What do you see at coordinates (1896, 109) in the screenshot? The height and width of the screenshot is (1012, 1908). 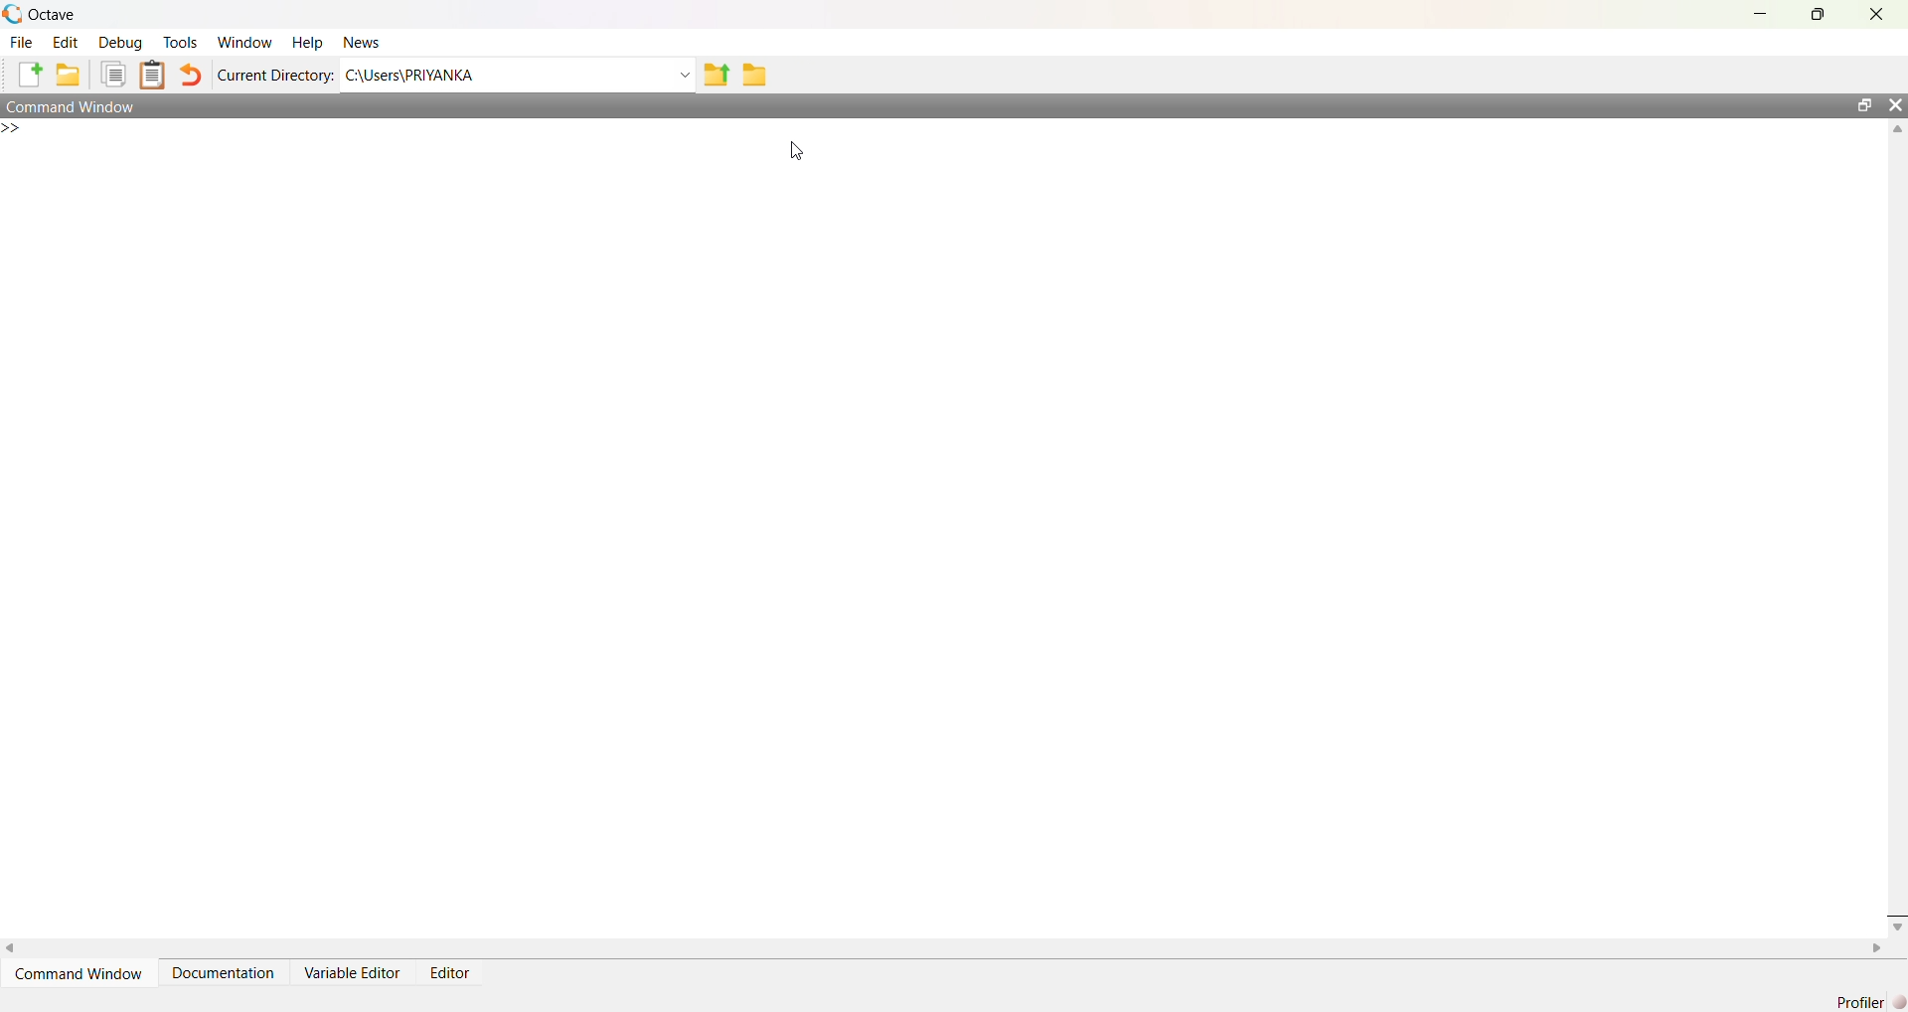 I see `Close` at bounding box center [1896, 109].